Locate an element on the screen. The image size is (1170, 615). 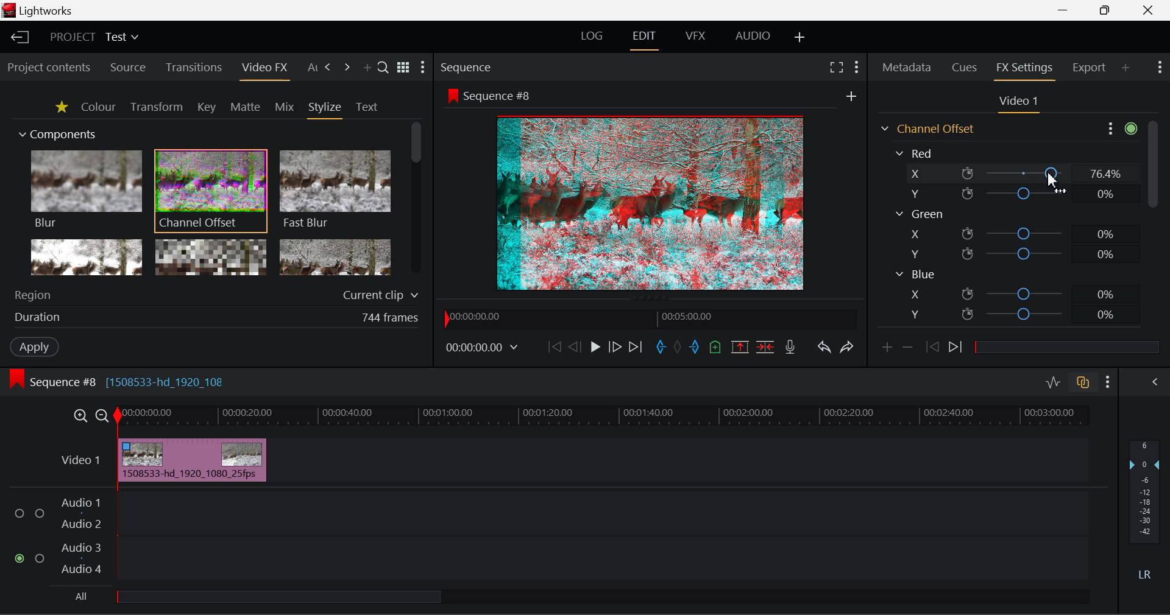
Channel Offset is located at coordinates (211, 192).